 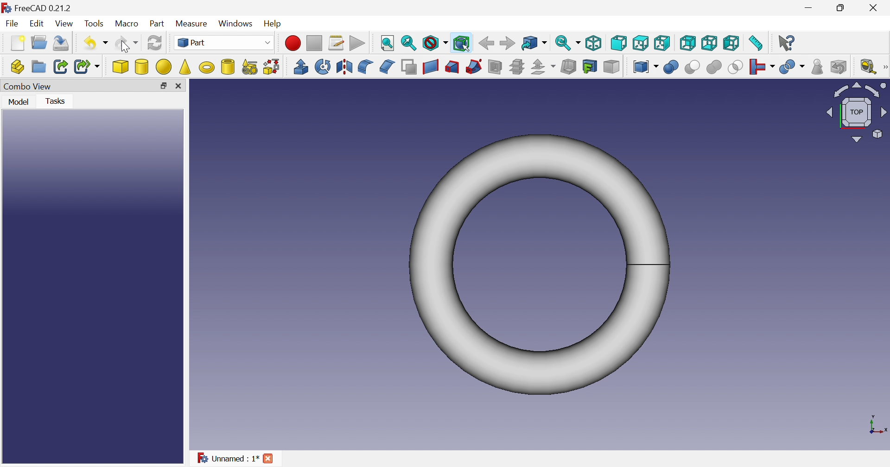 What do you see at coordinates (661, 43) in the screenshot?
I see `Top` at bounding box center [661, 43].